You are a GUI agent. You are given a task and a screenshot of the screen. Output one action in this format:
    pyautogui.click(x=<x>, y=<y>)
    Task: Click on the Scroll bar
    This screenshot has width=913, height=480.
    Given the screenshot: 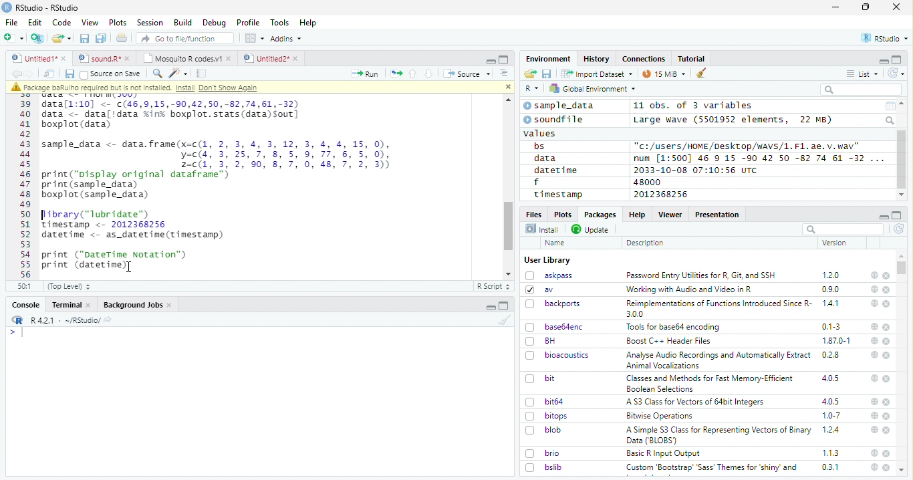 What is the action you would take?
    pyautogui.click(x=902, y=160)
    